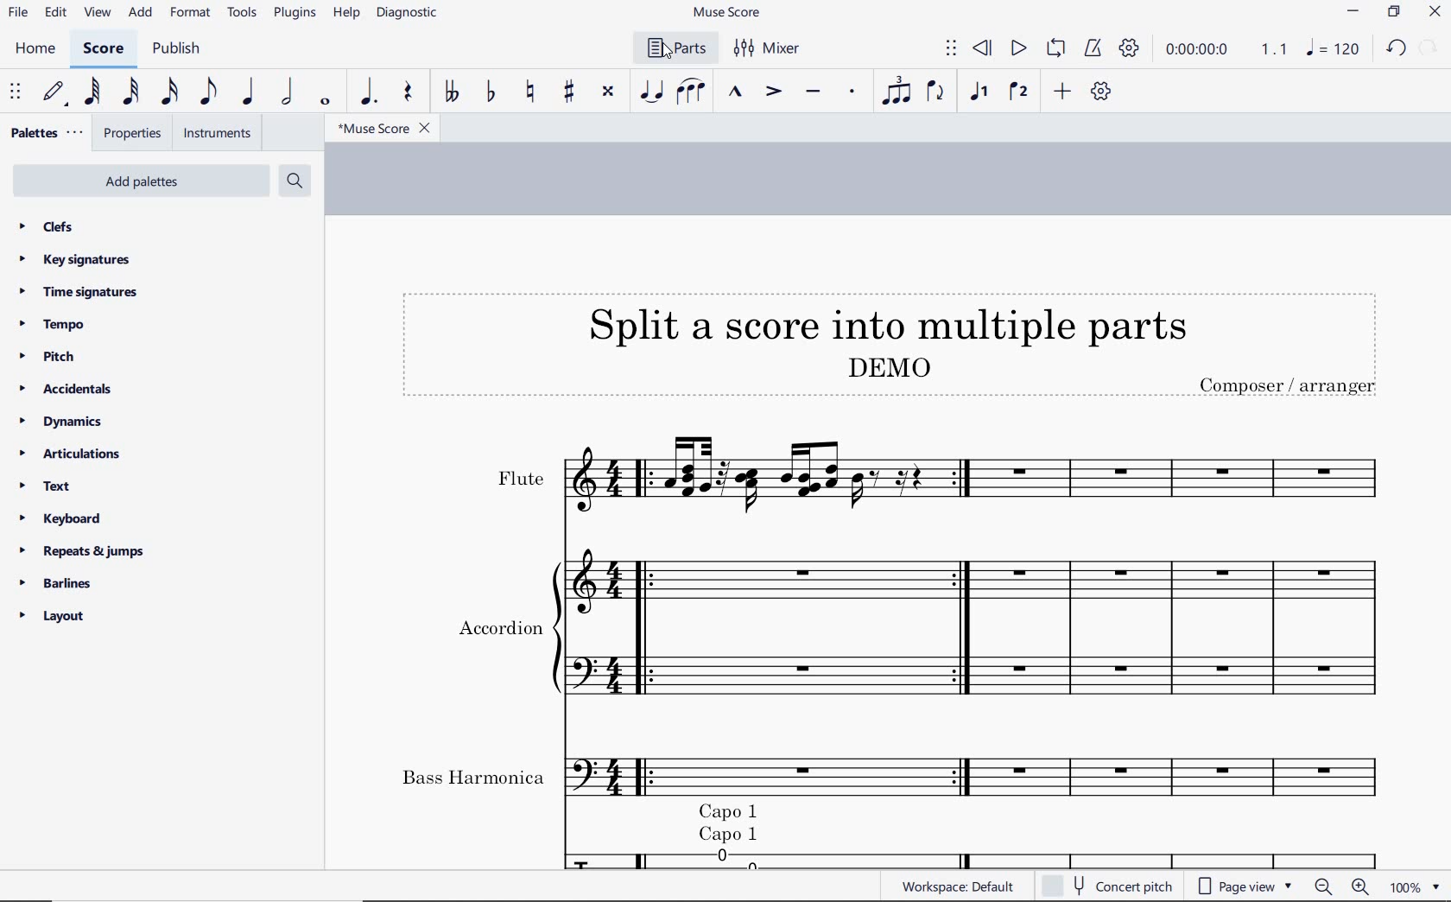 Image resolution: width=1451 pixels, height=902 pixels. I want to click on 16th note, so click(169, 90).